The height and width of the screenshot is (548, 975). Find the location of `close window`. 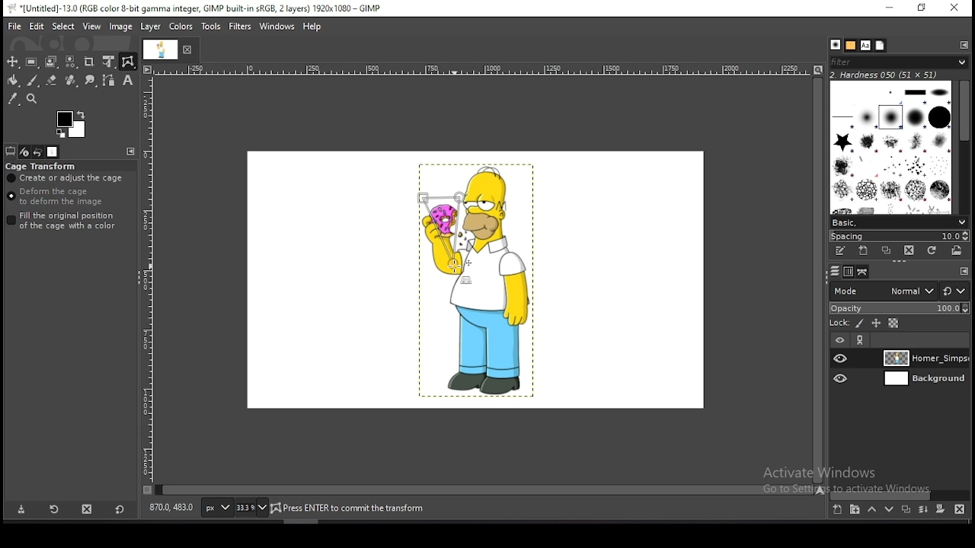

close window is located at coordinates (954, 9).